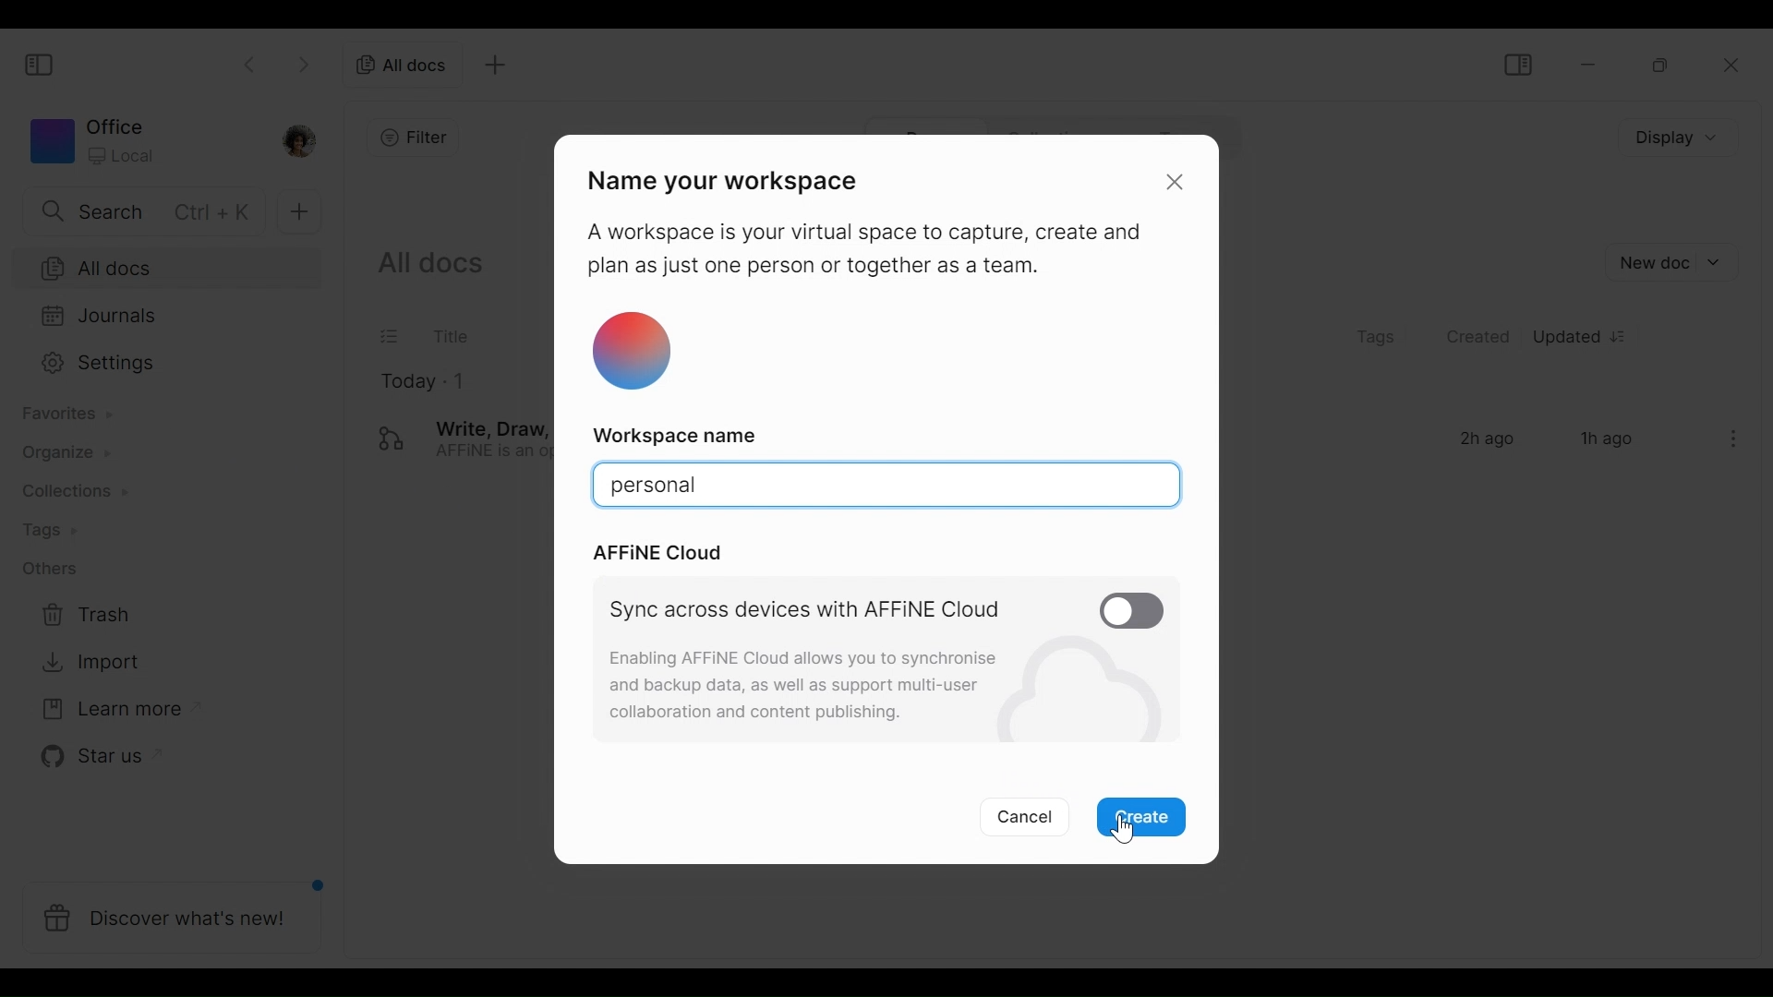  I want to click on Restore, so click(1660, 64).